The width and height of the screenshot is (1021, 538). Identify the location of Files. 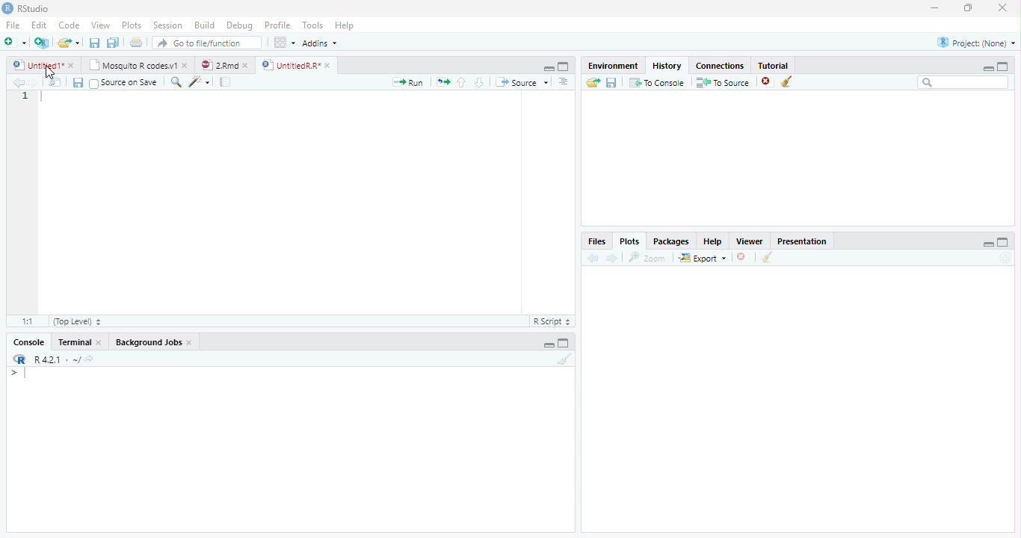
(599, 241).